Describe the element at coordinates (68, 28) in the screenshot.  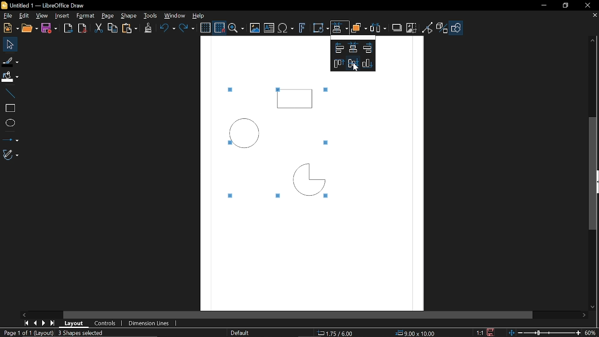
I see `Export` at that location.